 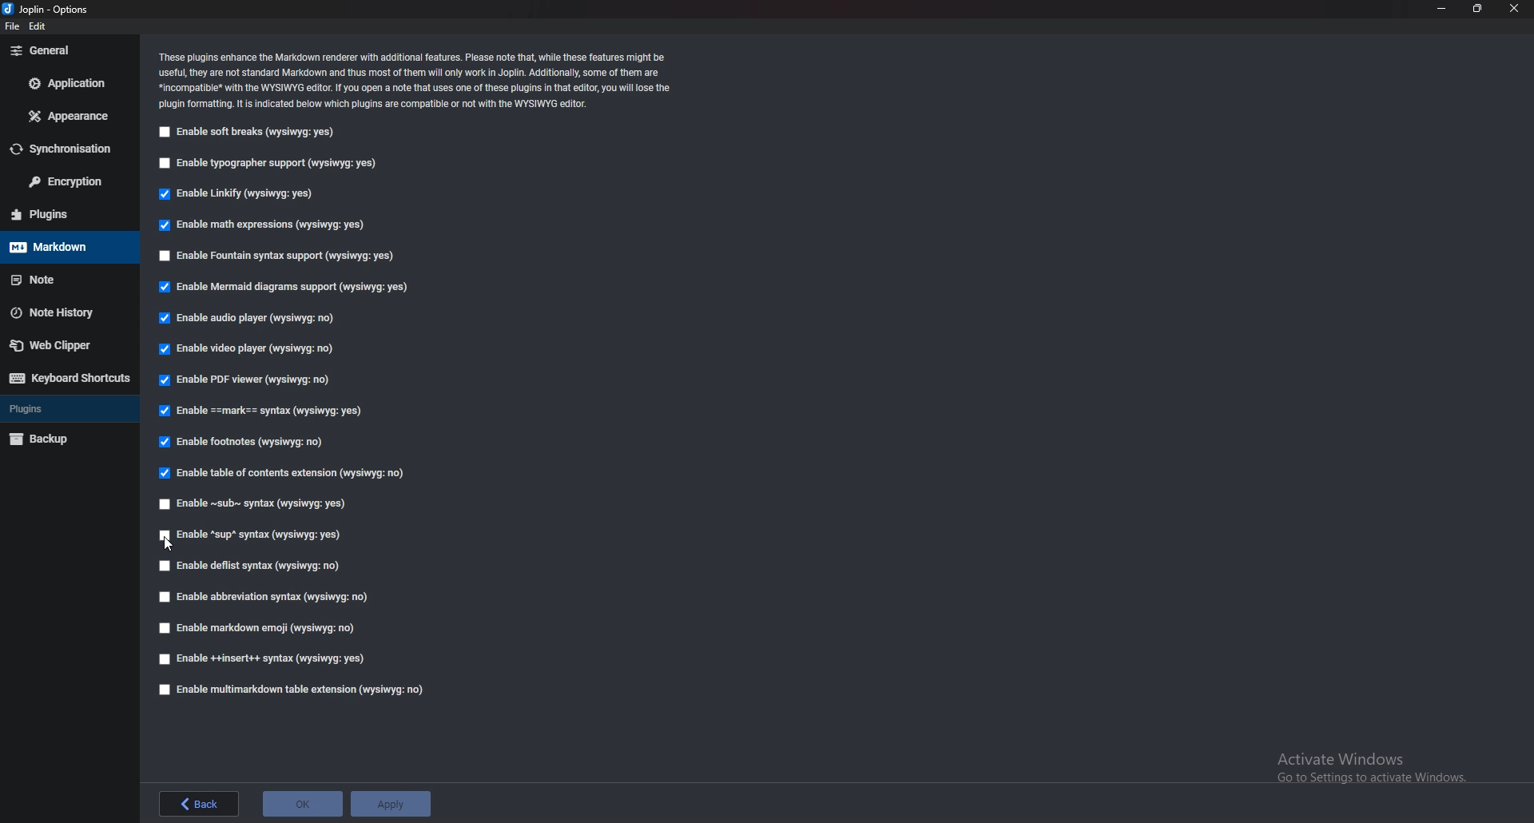 What do you see at coordinates (264, 225) in the screenshot?
I see `Enable math expressions (wysiwyg: yes)` at bounding box center [264, 225].